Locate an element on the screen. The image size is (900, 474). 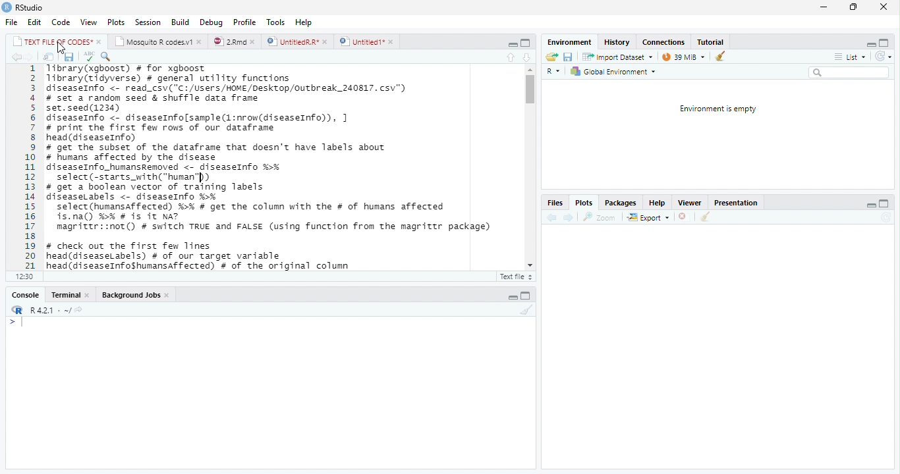
Help is located at coordinates (305, 24).